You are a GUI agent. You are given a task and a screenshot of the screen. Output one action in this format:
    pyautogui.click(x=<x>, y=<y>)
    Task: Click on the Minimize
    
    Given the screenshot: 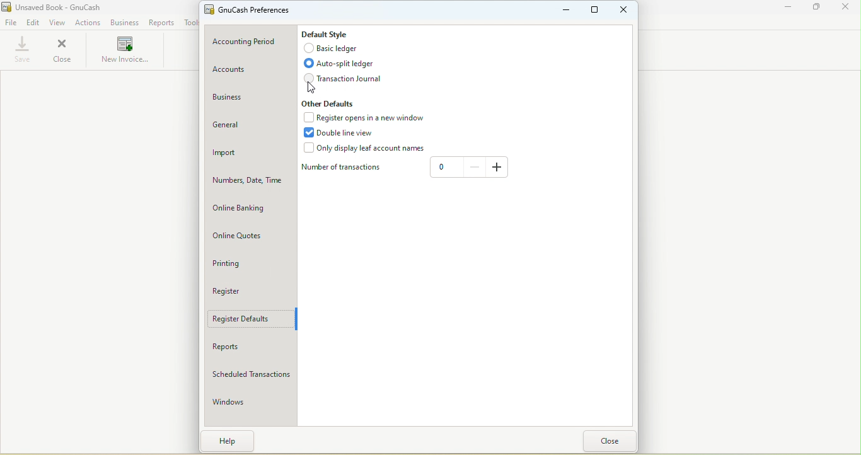 What is the action you would take?
    pyautogui.click(x=788, y=9)
    